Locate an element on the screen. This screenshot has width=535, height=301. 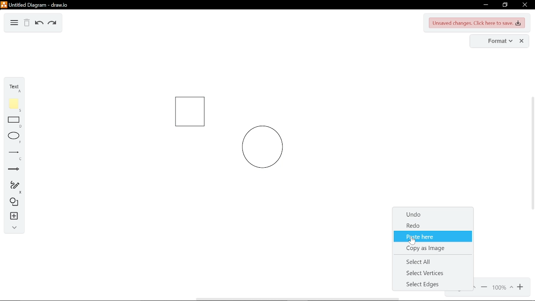
close format is located at coordinates (522, 41).